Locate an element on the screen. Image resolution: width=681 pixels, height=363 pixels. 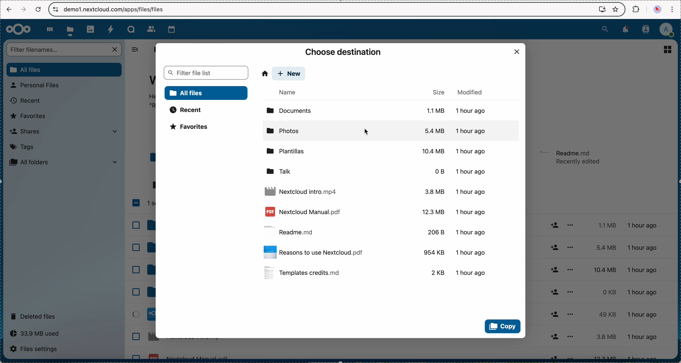
notifications is located at coordinates (627, 30).